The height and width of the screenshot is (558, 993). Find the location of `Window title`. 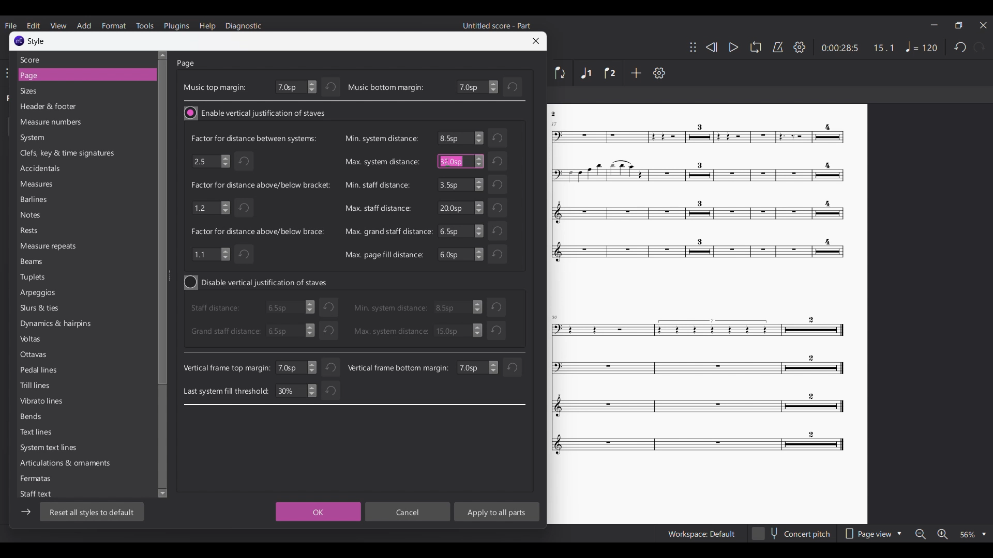

Window title is located at coordinates (28, 41).